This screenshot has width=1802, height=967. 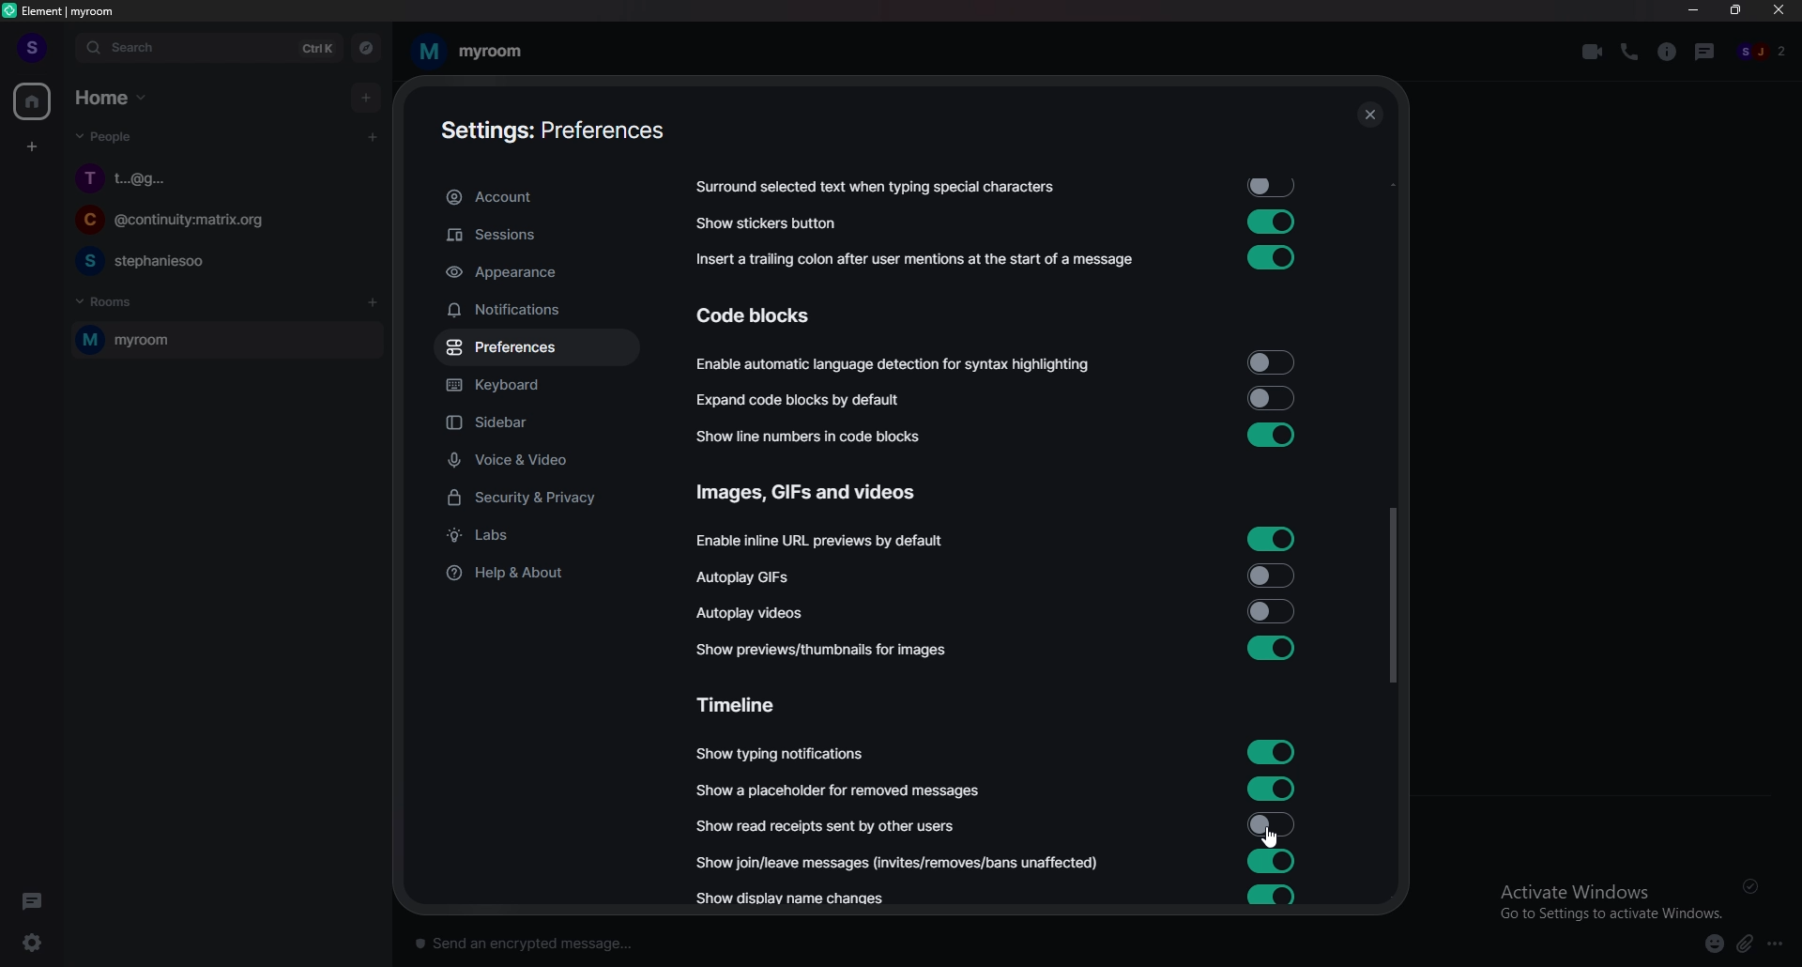 I want to click on cursor, so click(x=1269, y=837).